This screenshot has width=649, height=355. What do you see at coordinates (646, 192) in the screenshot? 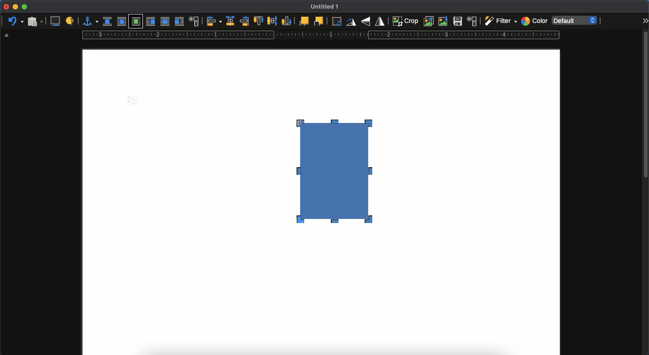
I see `scroll` at bounding box center [646, 192].